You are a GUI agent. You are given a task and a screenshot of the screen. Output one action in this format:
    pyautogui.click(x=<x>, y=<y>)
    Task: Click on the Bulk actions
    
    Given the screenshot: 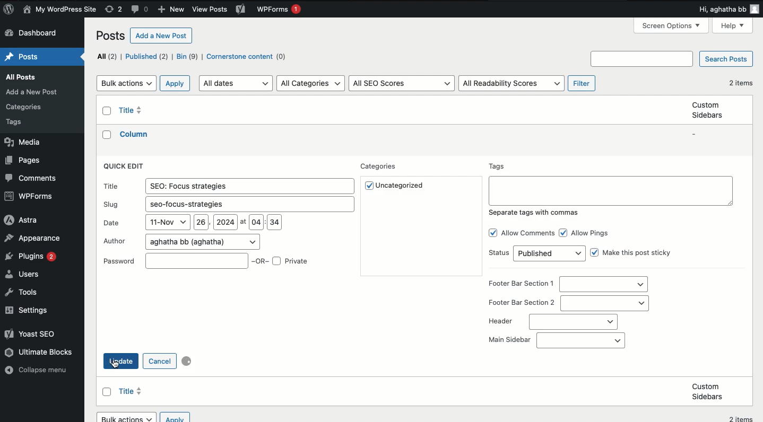 What is the action you would take?
    pyautogui.click(x=126, y=83)
    